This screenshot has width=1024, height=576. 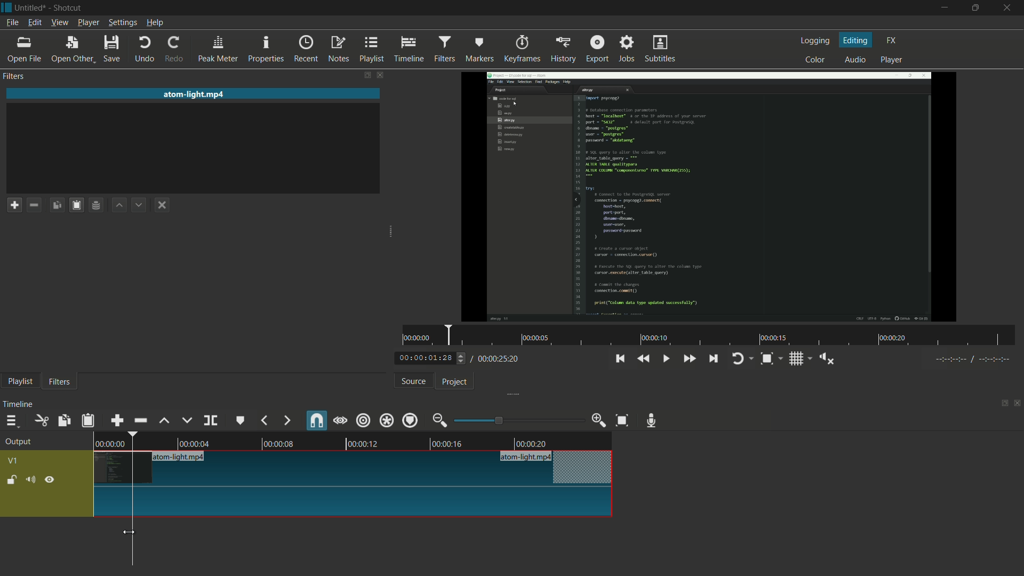 I want to click on next marker, so click(x=286, y=421).